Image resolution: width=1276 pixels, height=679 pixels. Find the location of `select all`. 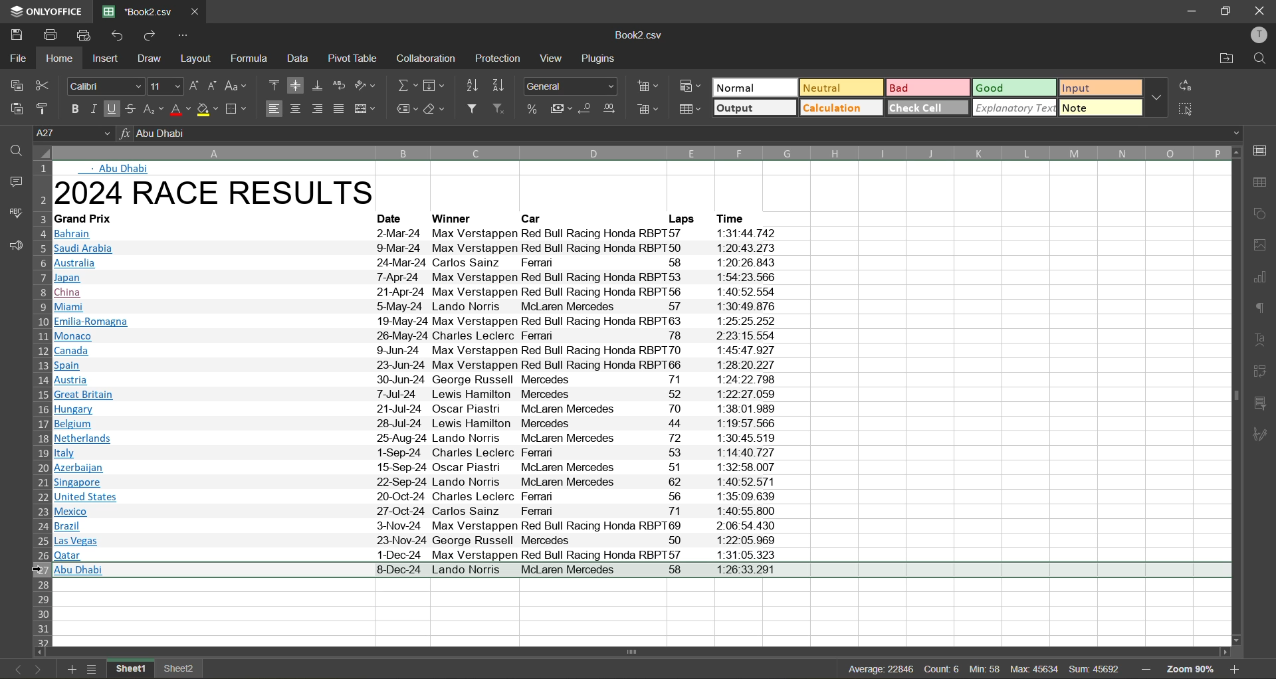

select all is located at coordinates (1187, 108).